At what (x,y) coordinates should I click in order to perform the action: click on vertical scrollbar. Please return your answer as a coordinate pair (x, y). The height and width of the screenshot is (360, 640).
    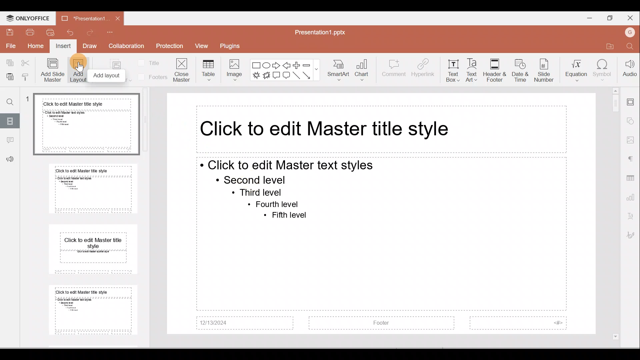
    Looking at the image, I should click on (146, 120).